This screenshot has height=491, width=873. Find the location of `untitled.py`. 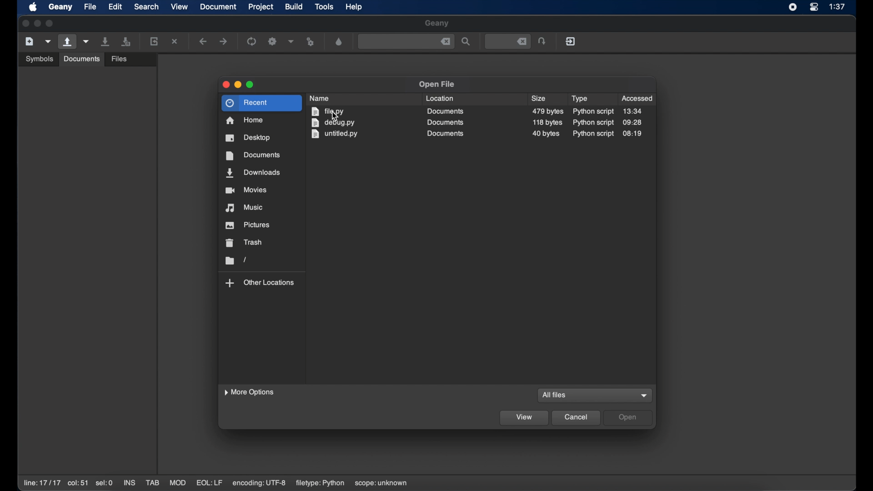

untitled.py is located at coordinates (336, 135).